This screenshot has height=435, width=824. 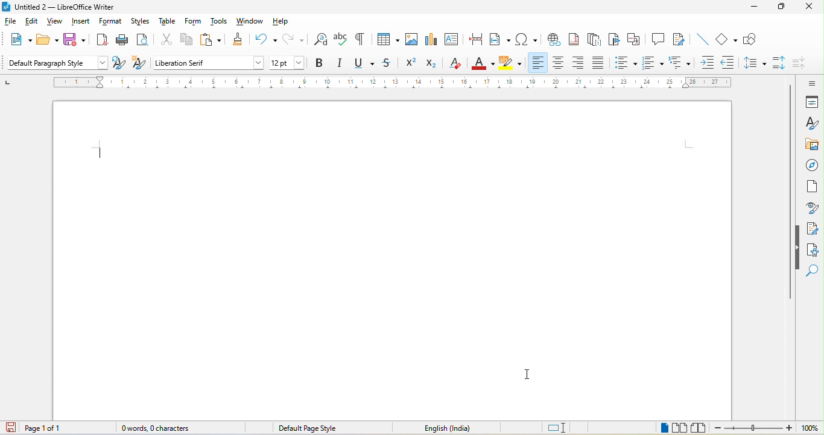 I want to click on open, so click(x=48, y=39).